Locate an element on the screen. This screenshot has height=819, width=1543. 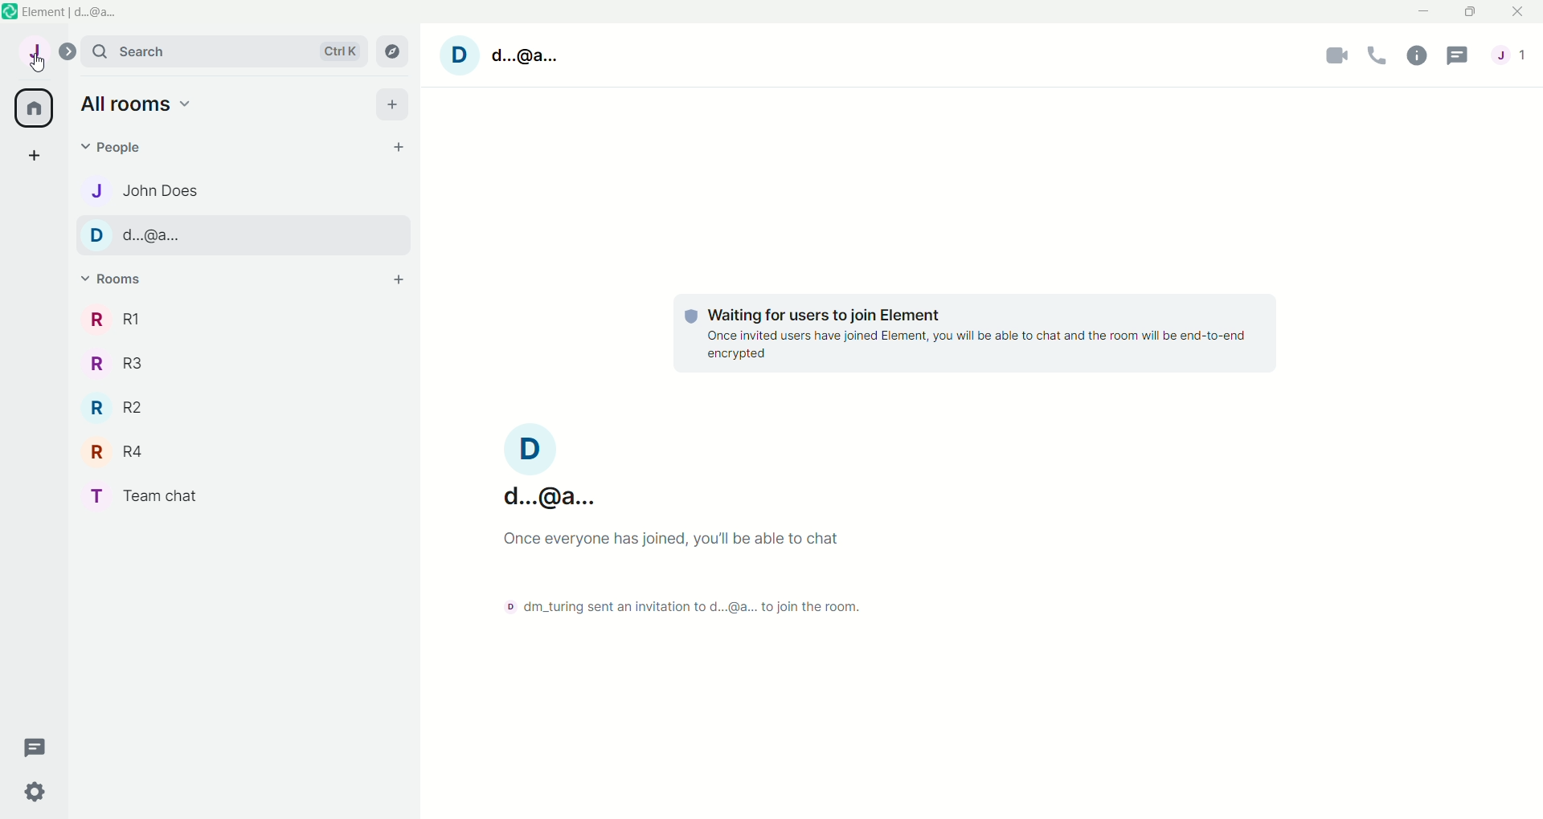
d..@a... is located at coordinates (526, 55).